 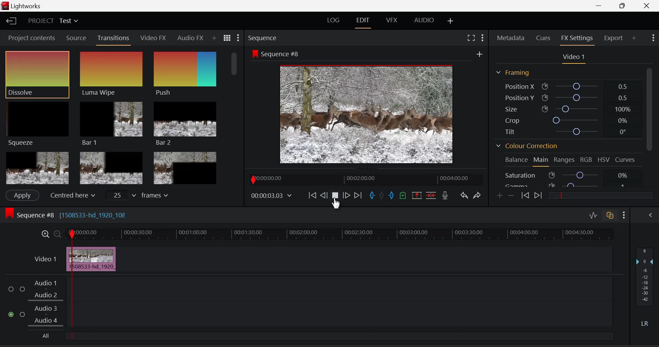 What do you see at coordinates (578, 39) in the screenshot?
I see `FX Settings Open` at bounding box center [578, 39].